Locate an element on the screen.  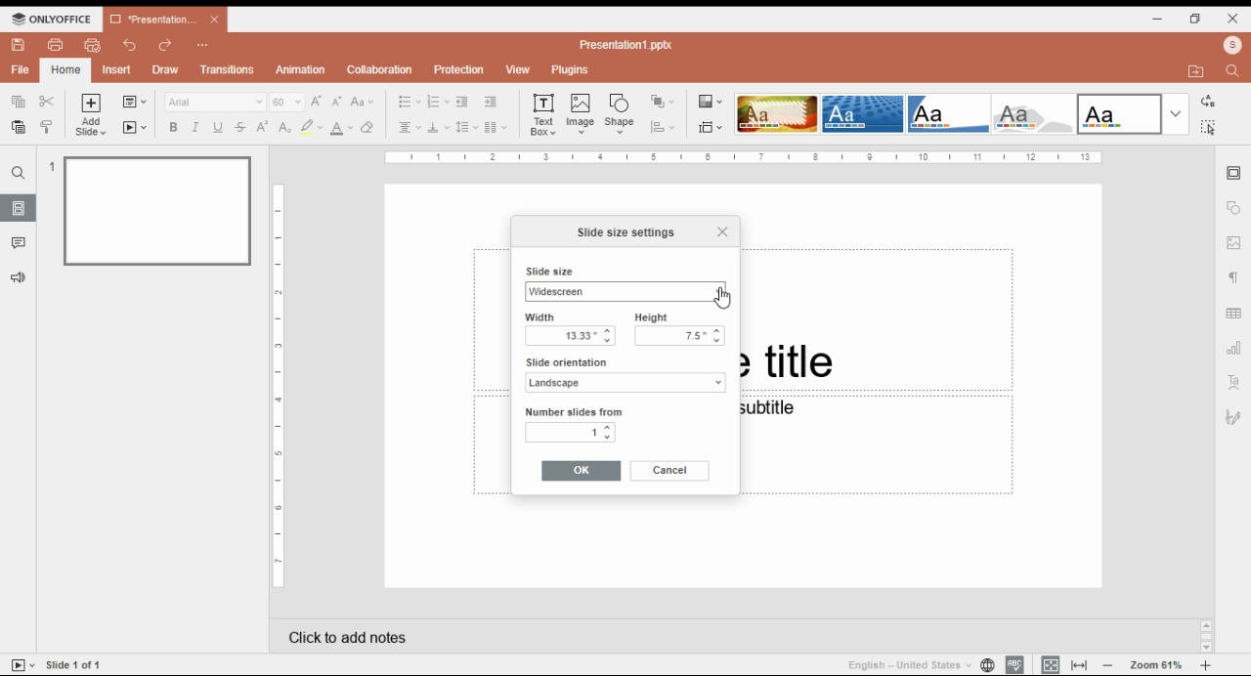
zoom in/zoom out is located at coordinates (1206, 665).